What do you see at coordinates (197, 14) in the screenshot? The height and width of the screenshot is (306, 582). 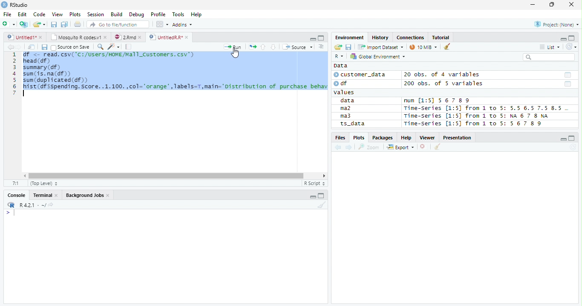 I see `Help` at bounding box center [197, 14].